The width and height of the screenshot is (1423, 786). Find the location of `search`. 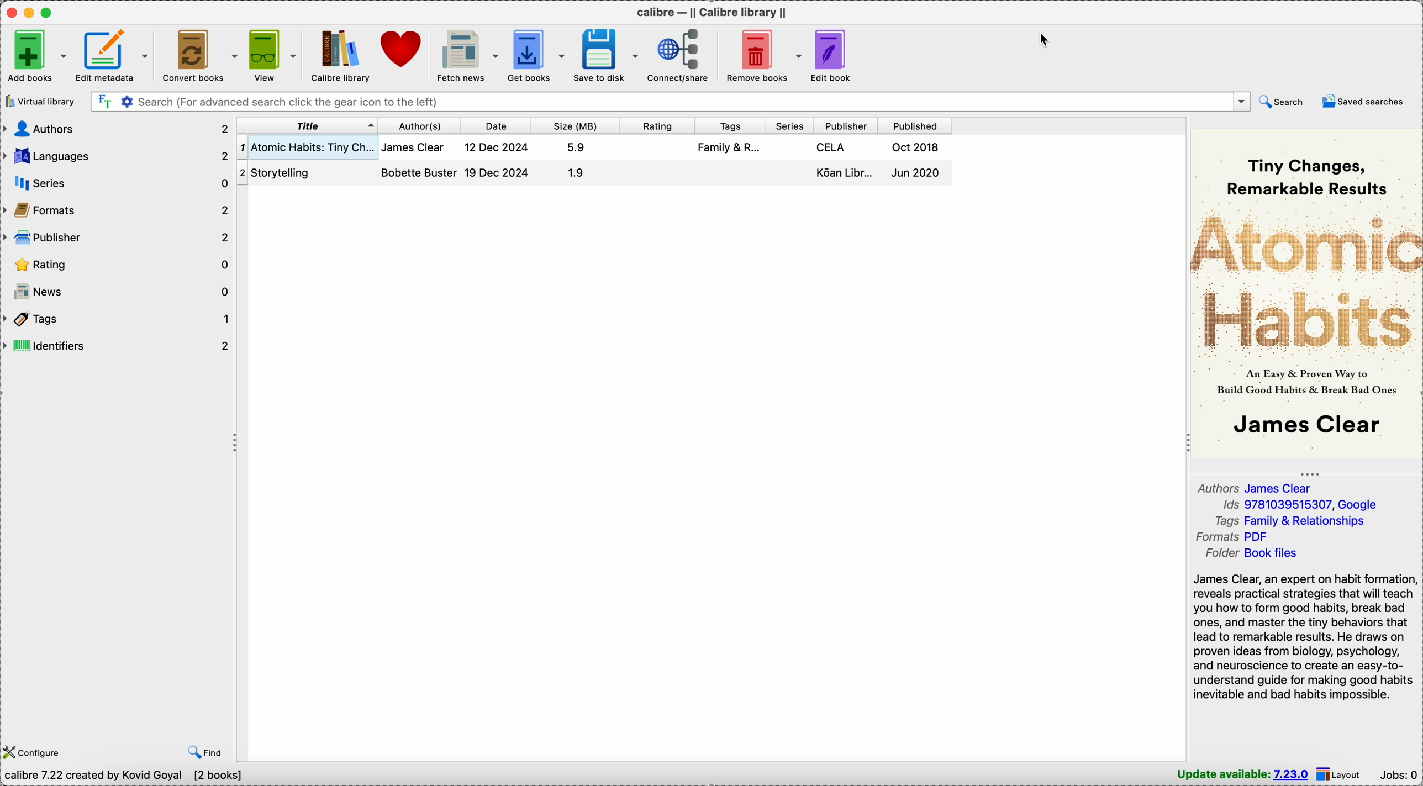

search is located at coordinates (1282, 102).